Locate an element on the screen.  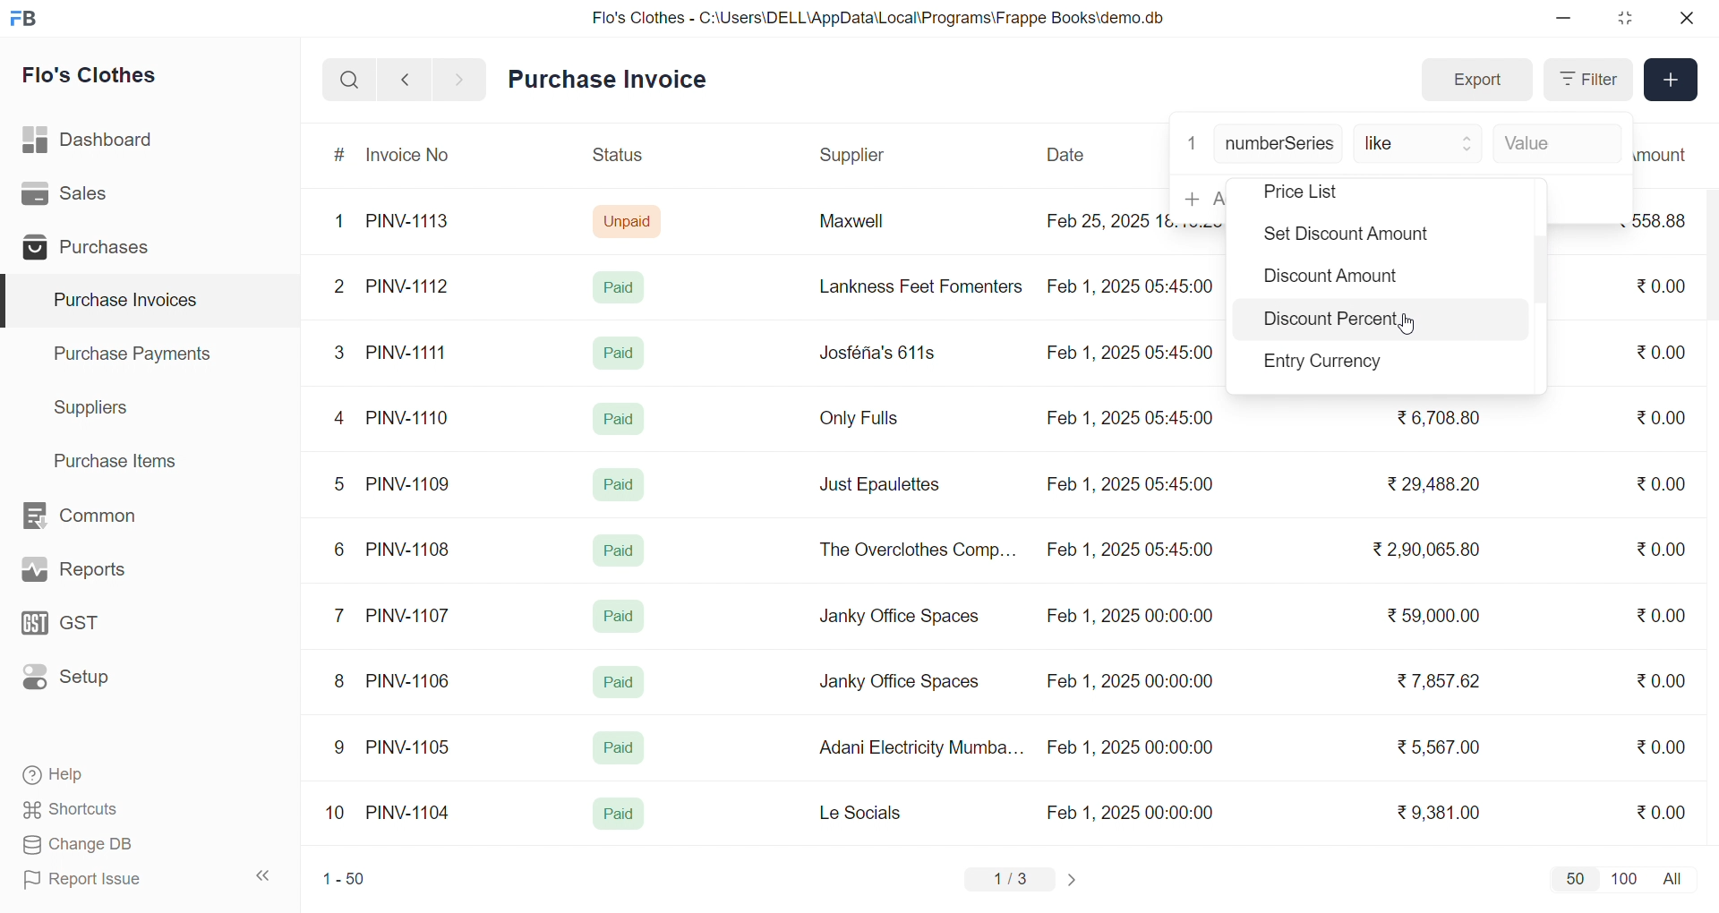
₹0.00 is located at coordinates (1660, 551).